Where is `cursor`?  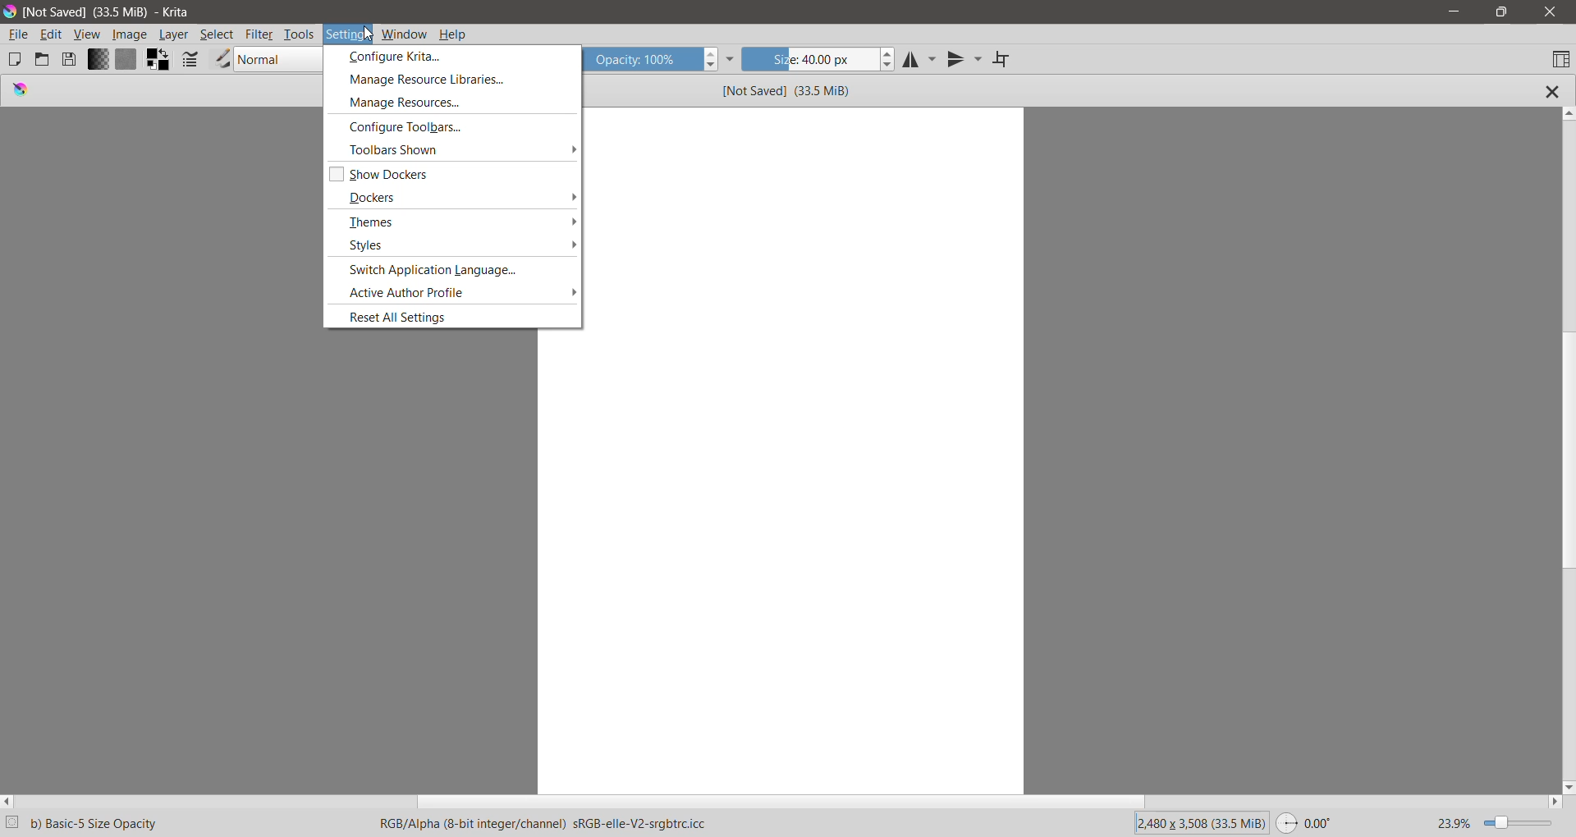 cursor is located at coordinates (368, 35).